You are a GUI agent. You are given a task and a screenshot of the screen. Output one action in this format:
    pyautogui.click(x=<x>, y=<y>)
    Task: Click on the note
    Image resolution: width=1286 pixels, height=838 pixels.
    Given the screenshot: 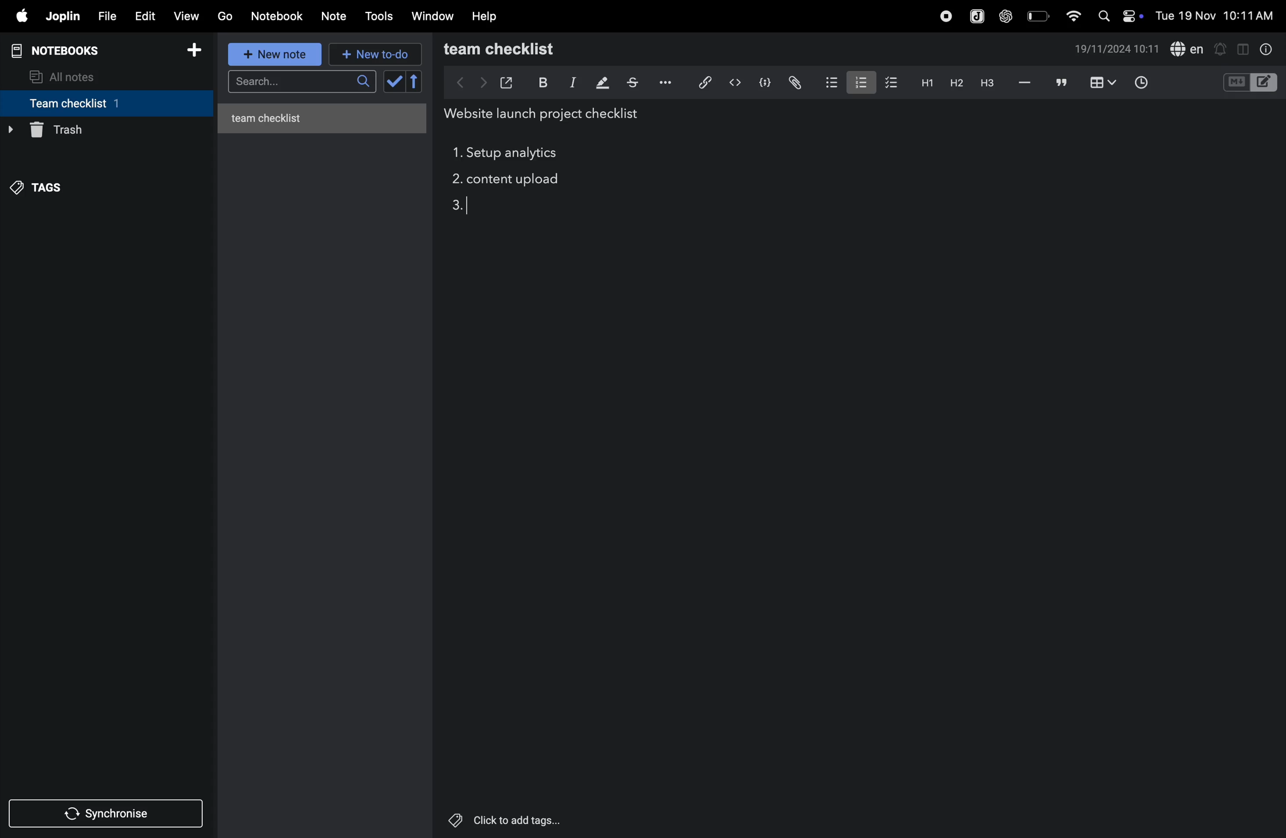 What is the action you would take?
    pyautogui.click(x=339, y=15)
    